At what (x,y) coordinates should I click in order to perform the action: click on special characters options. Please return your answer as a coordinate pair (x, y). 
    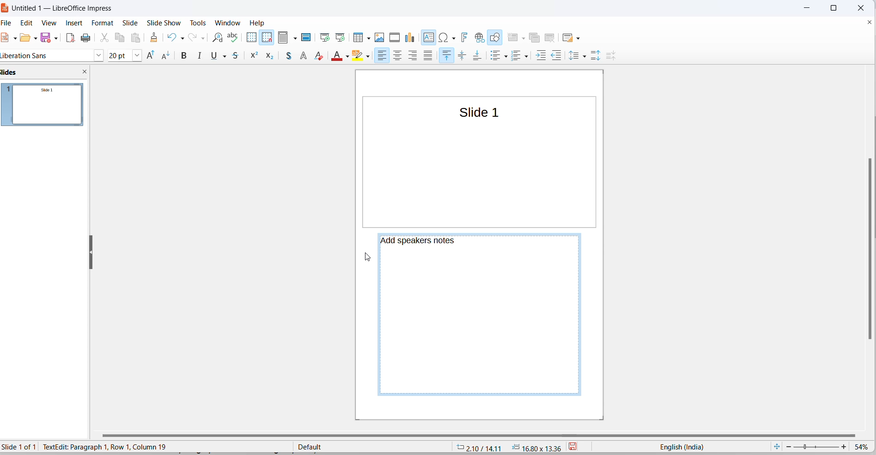
    Looking at the image, I should click on (453, 37).